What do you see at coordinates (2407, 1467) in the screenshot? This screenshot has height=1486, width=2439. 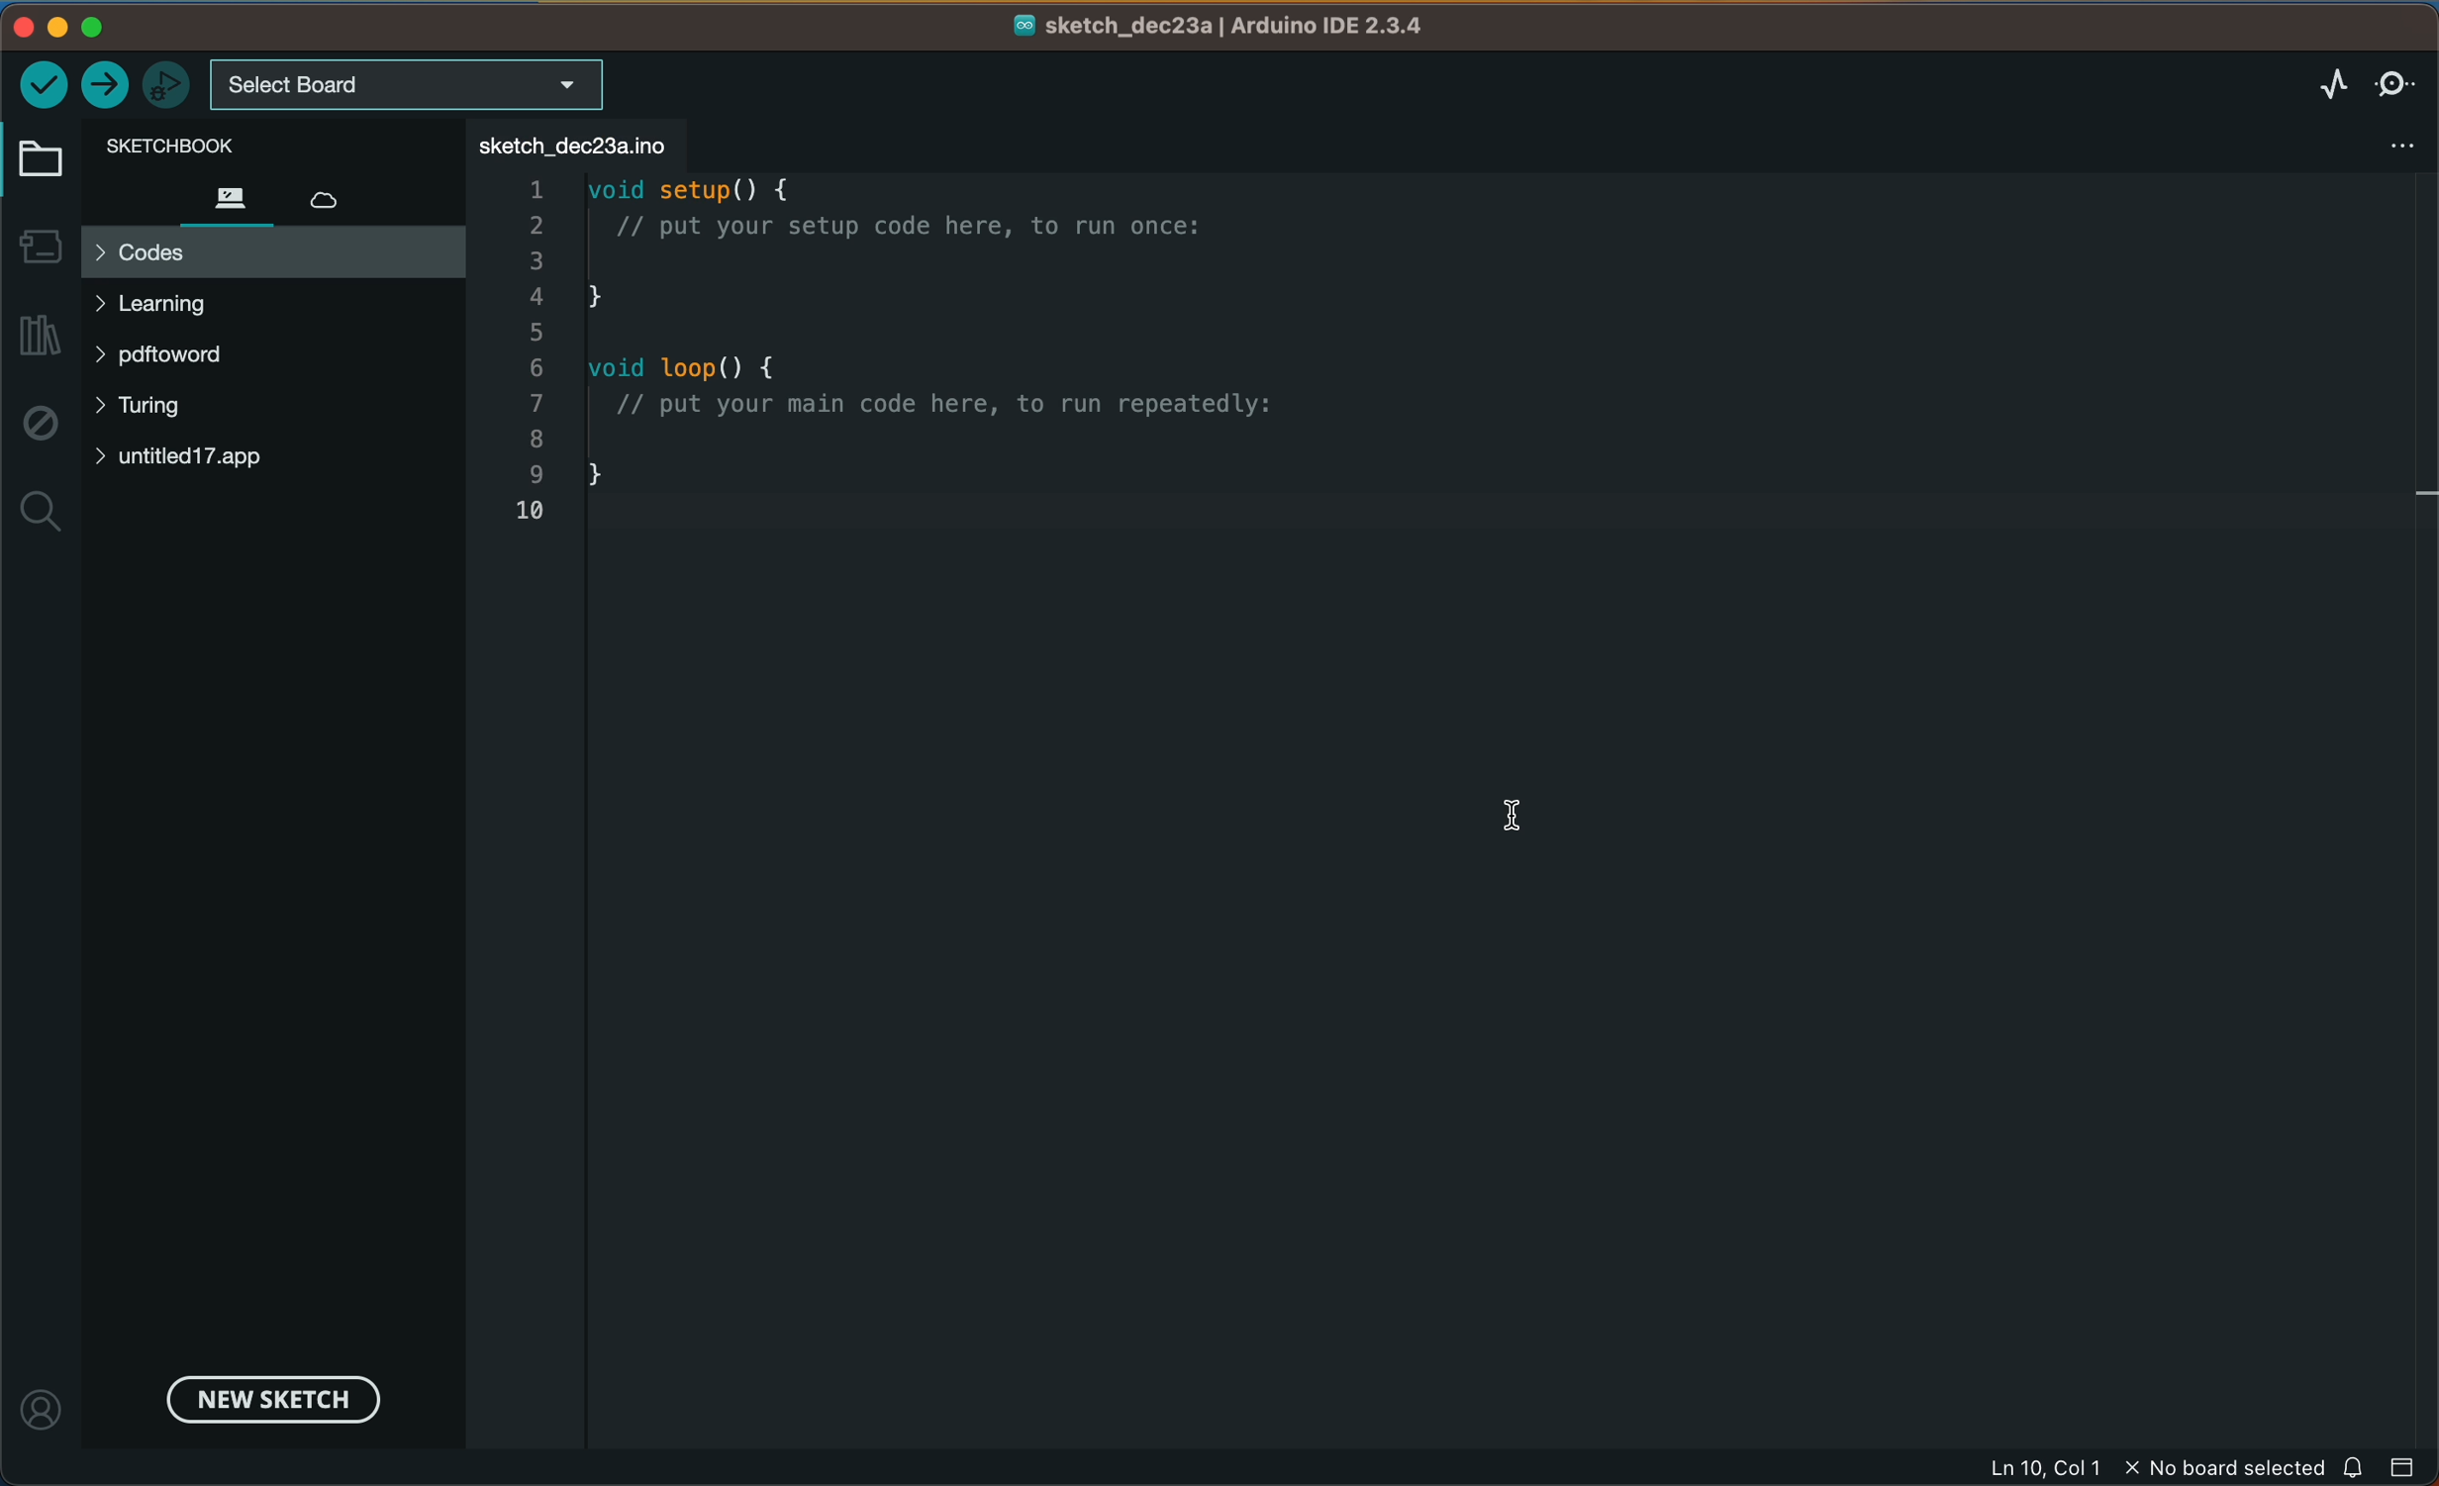 I see `close slide bar` at bounding box center [2407, 1467].